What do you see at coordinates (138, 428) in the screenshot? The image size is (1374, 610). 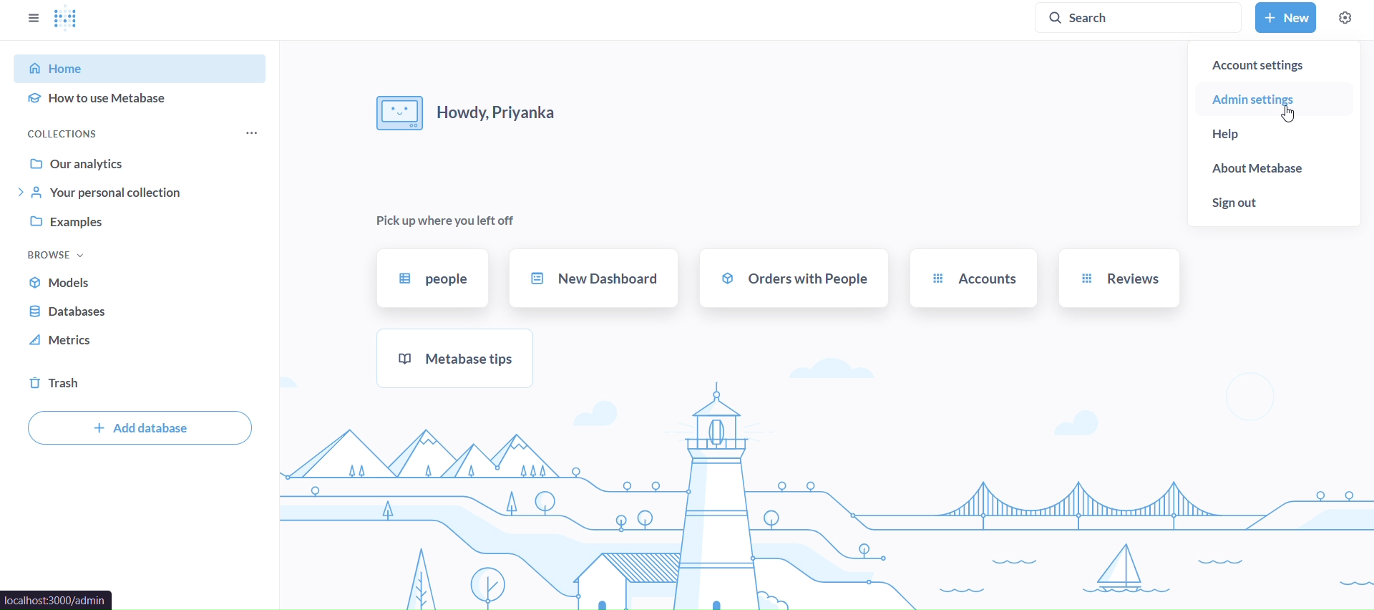 I see `add database` at bounding box center [138, 428].